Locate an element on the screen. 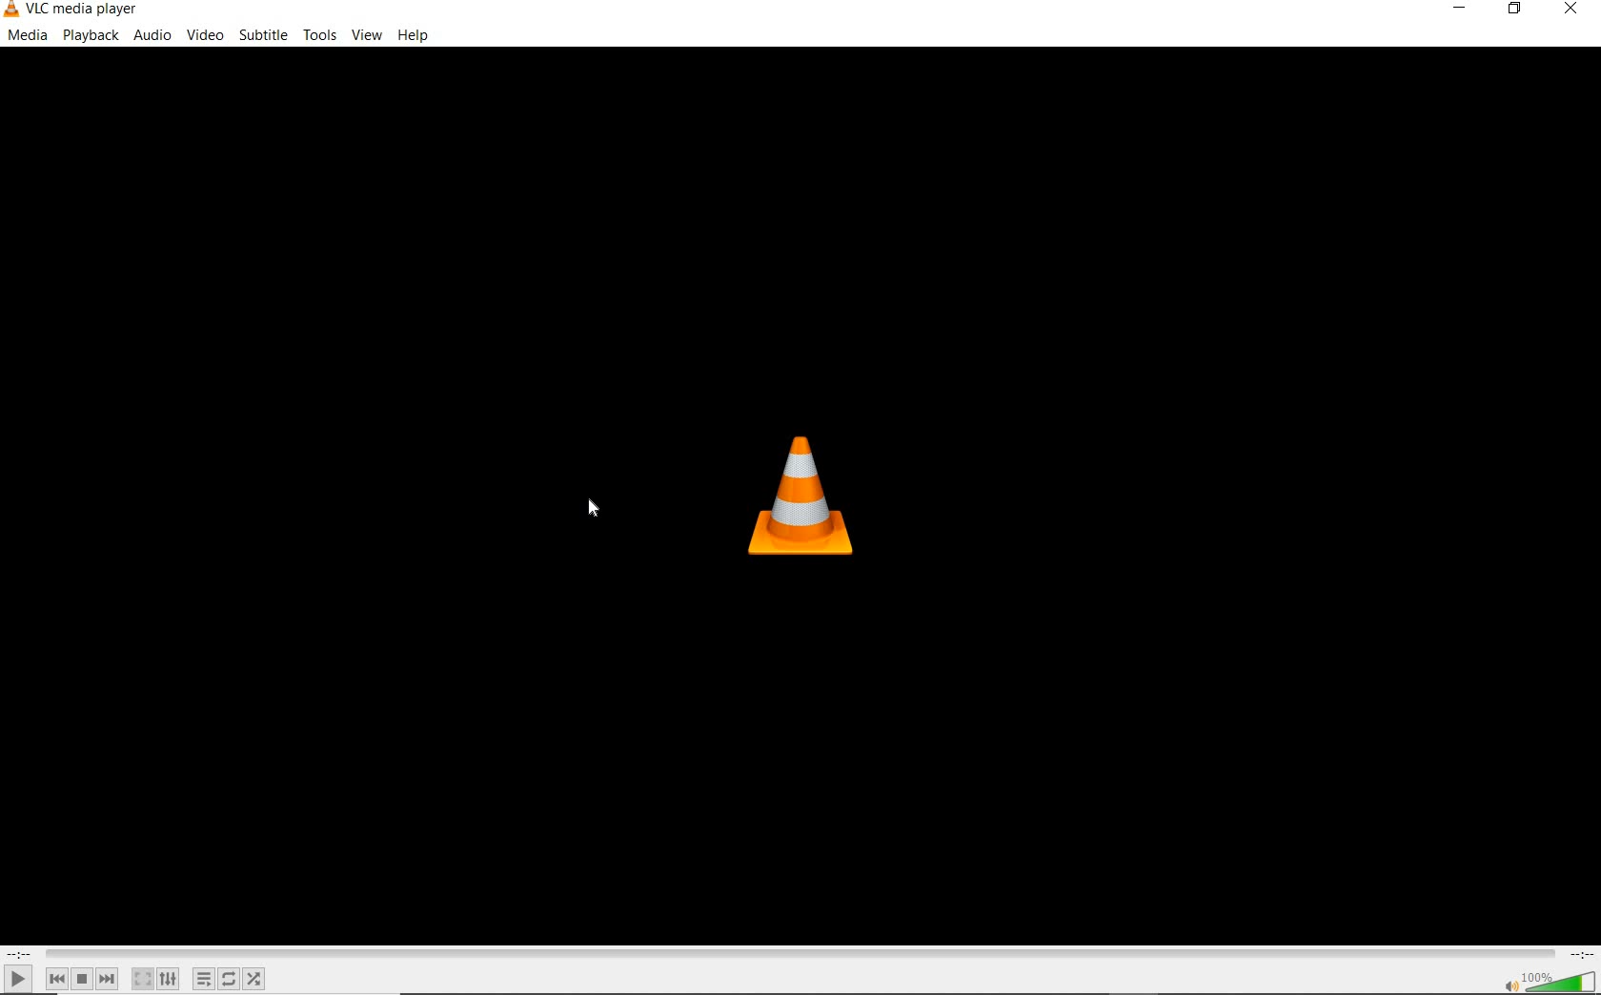 The width and height of the screenshot is (1601, 995). tools is located at coordinates (318, 32).